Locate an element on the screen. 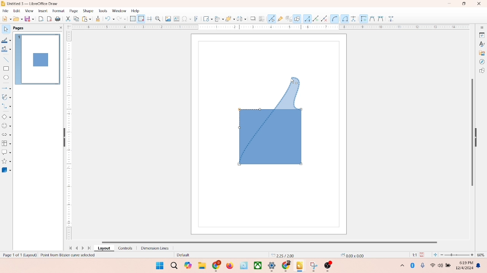 The image size is (487, 273). Dimension line tool is located at coordinates (353, 19).